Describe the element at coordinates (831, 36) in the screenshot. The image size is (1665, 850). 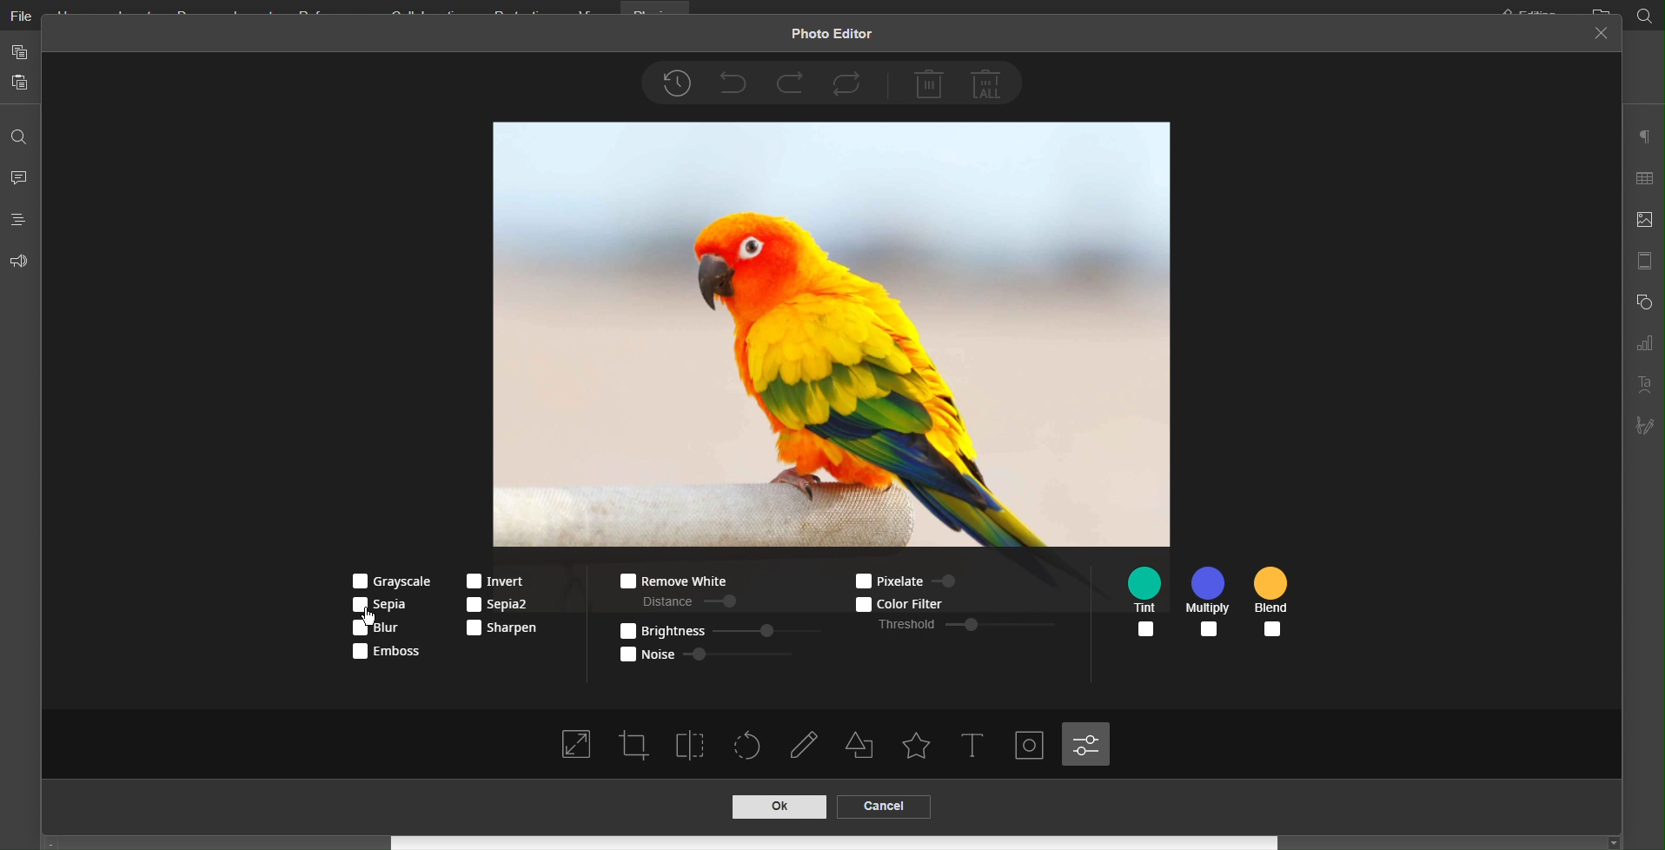
I see `Photo Editor` at that location.